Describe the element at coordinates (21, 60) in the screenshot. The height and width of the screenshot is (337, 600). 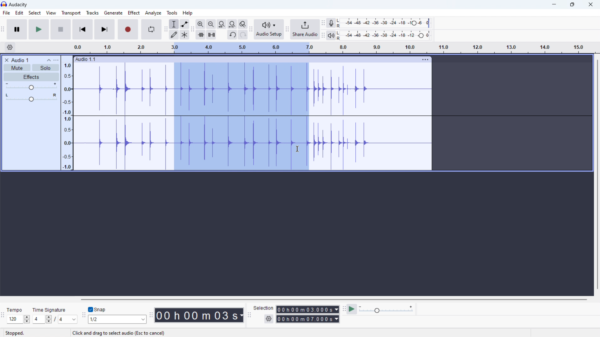
I see `title` at that location.